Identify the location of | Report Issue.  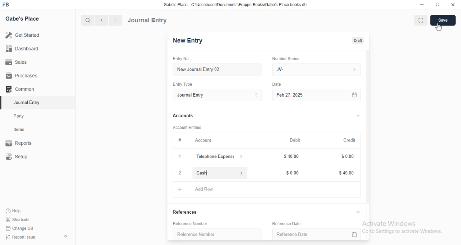
(21, 237).